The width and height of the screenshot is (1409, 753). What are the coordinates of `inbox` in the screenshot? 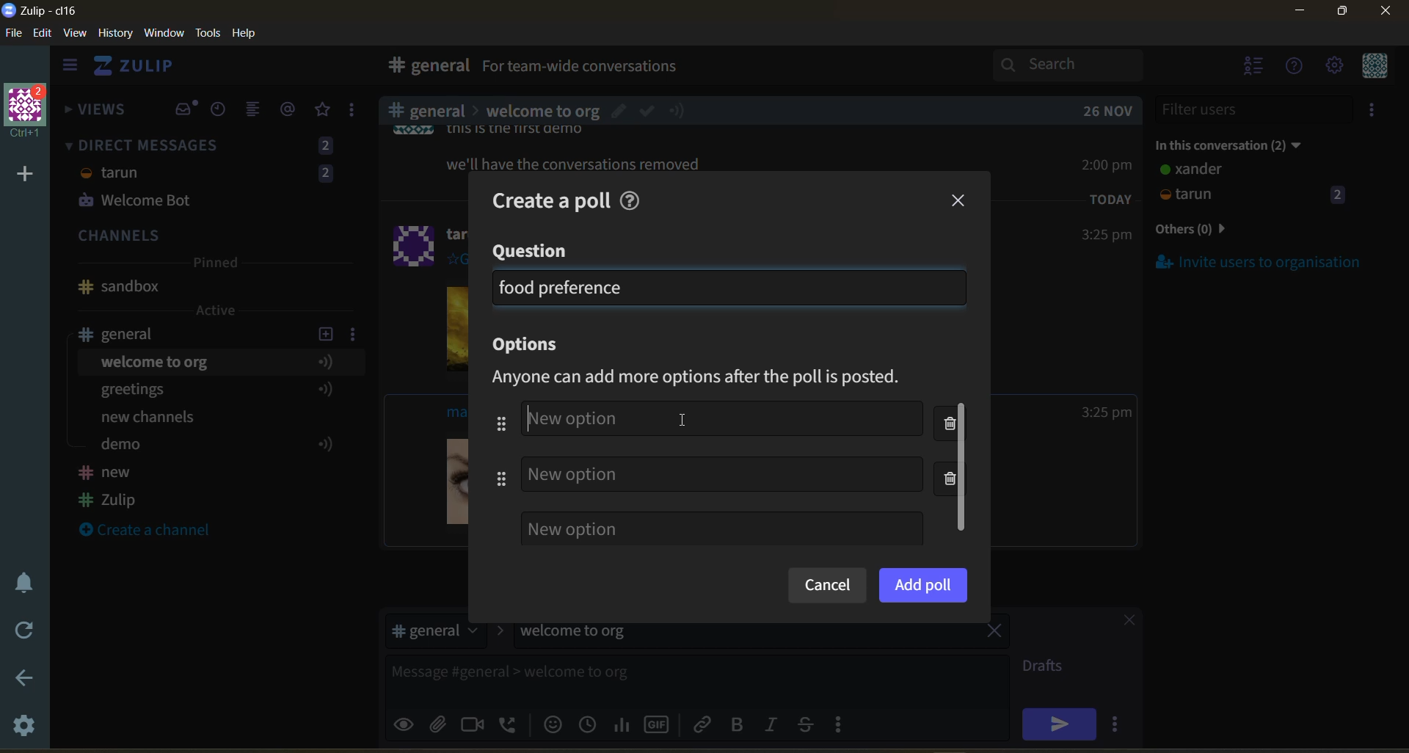 It's located at (425, 68).